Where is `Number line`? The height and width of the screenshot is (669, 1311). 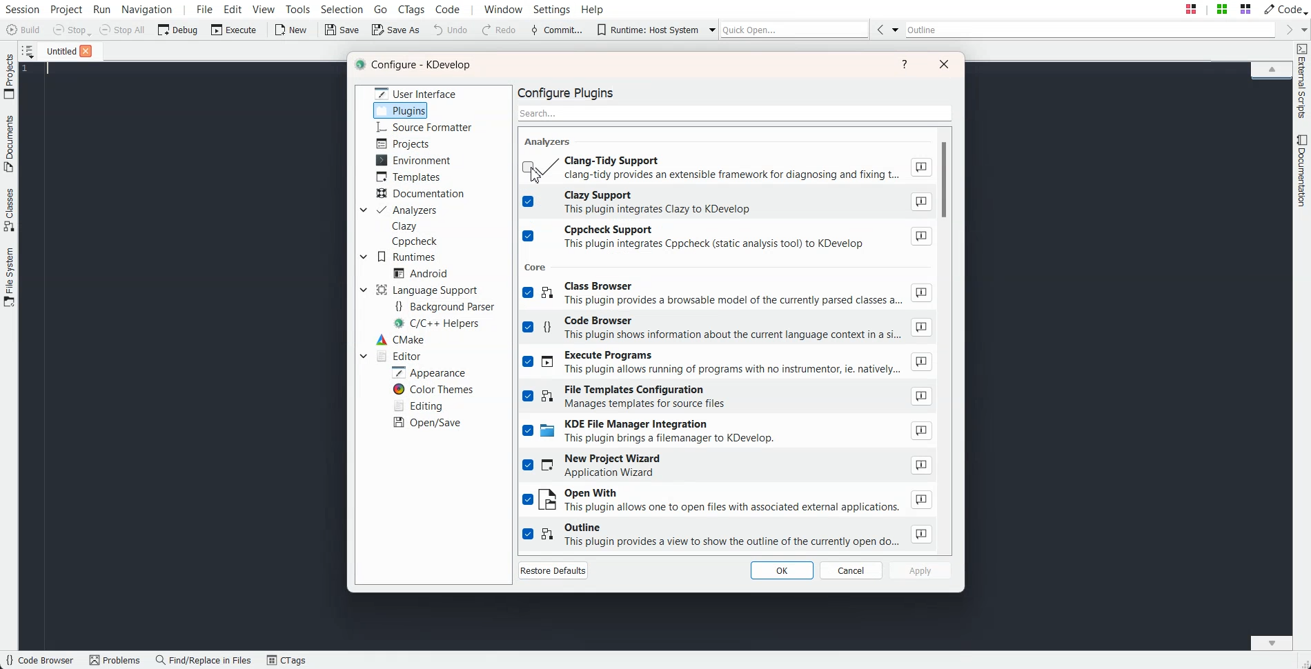 Number line is located at coordinates (29, 69).